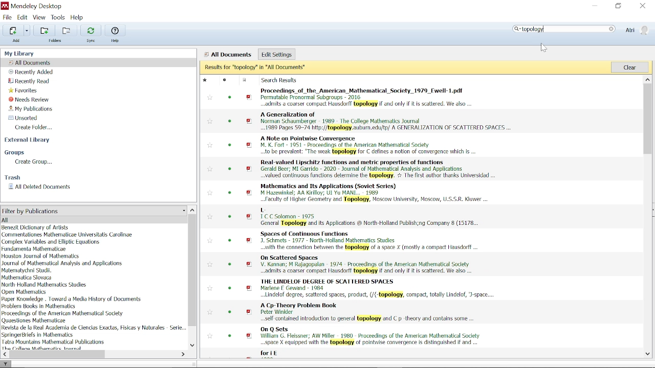  Describe the element at coordinates (249, 121) in the screenshot. I see `pdf` at that location.